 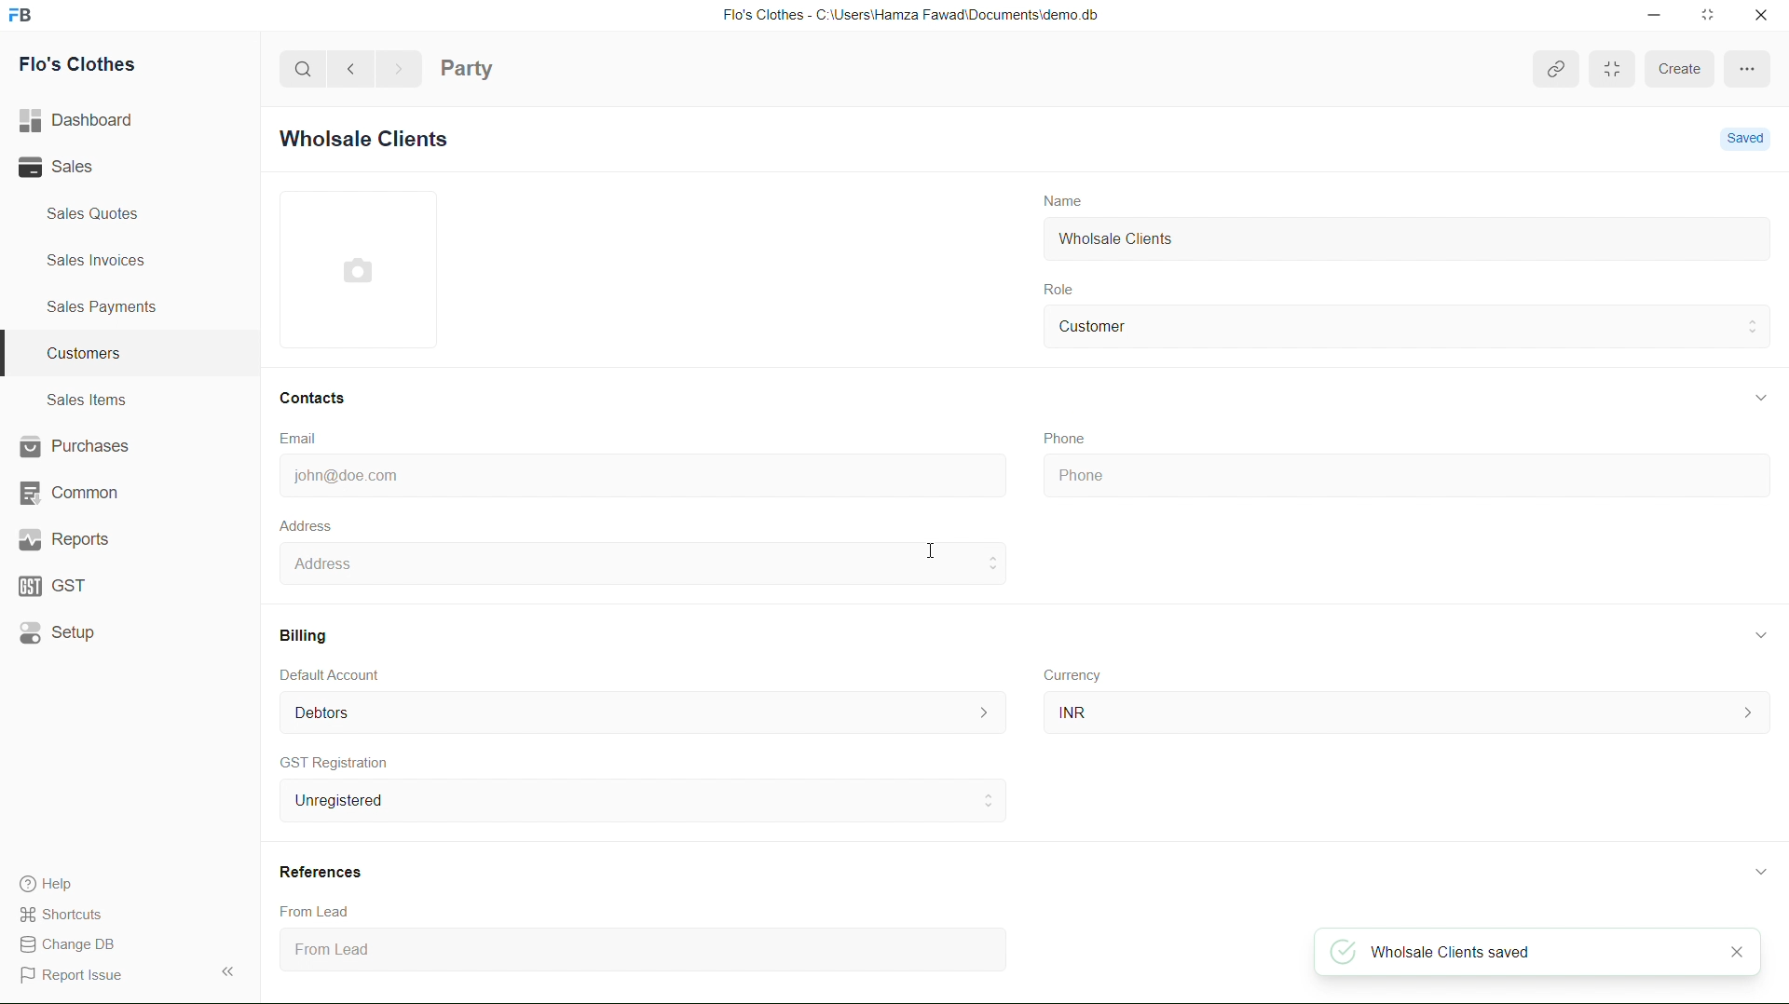 I want to click on Saved, so click(x=1748, y=138).